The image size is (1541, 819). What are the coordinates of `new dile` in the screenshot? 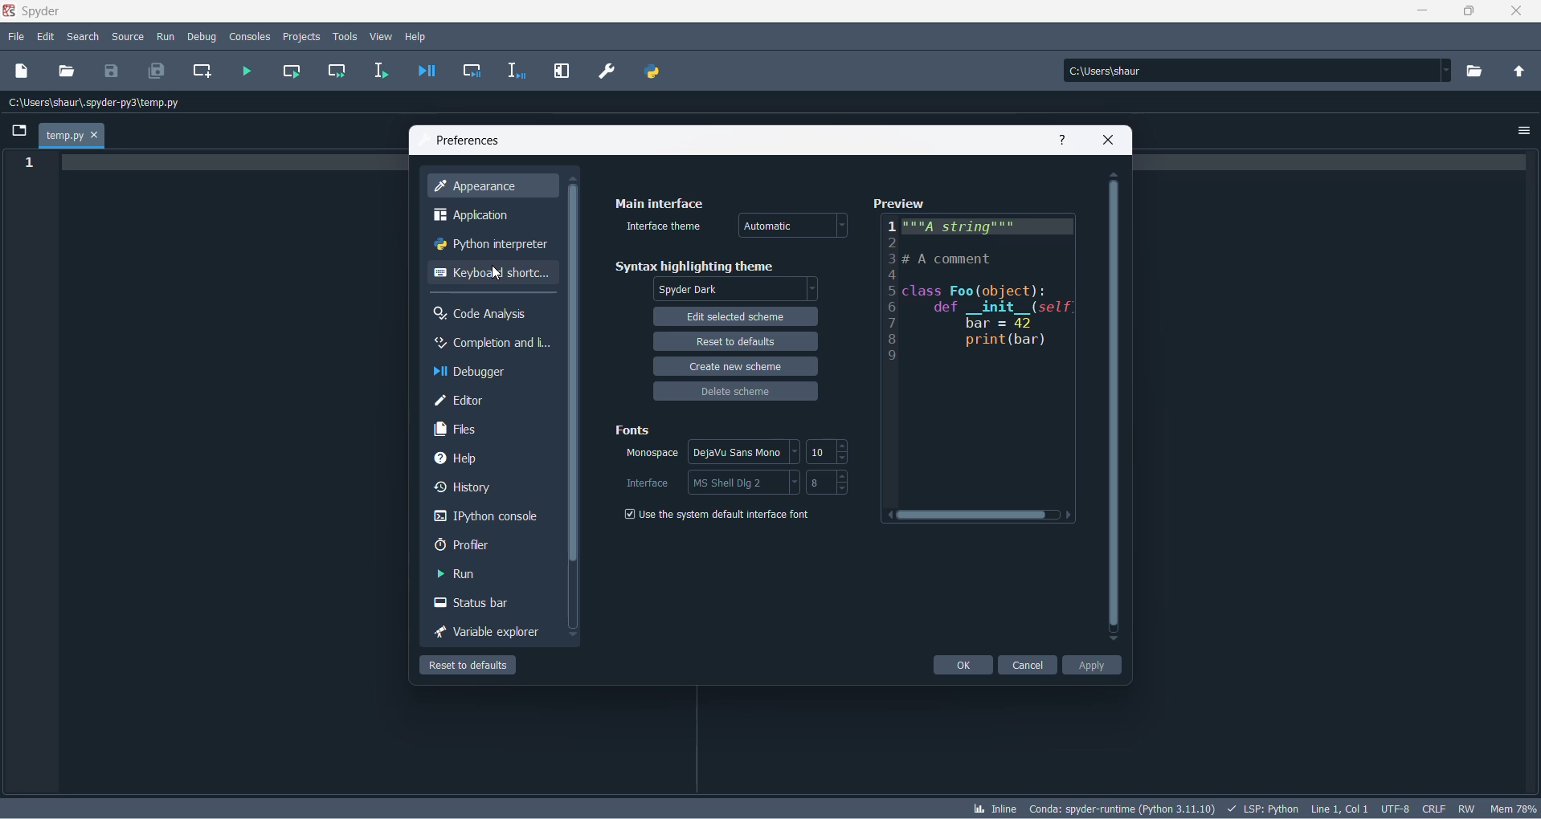 It's located at (22, 70).